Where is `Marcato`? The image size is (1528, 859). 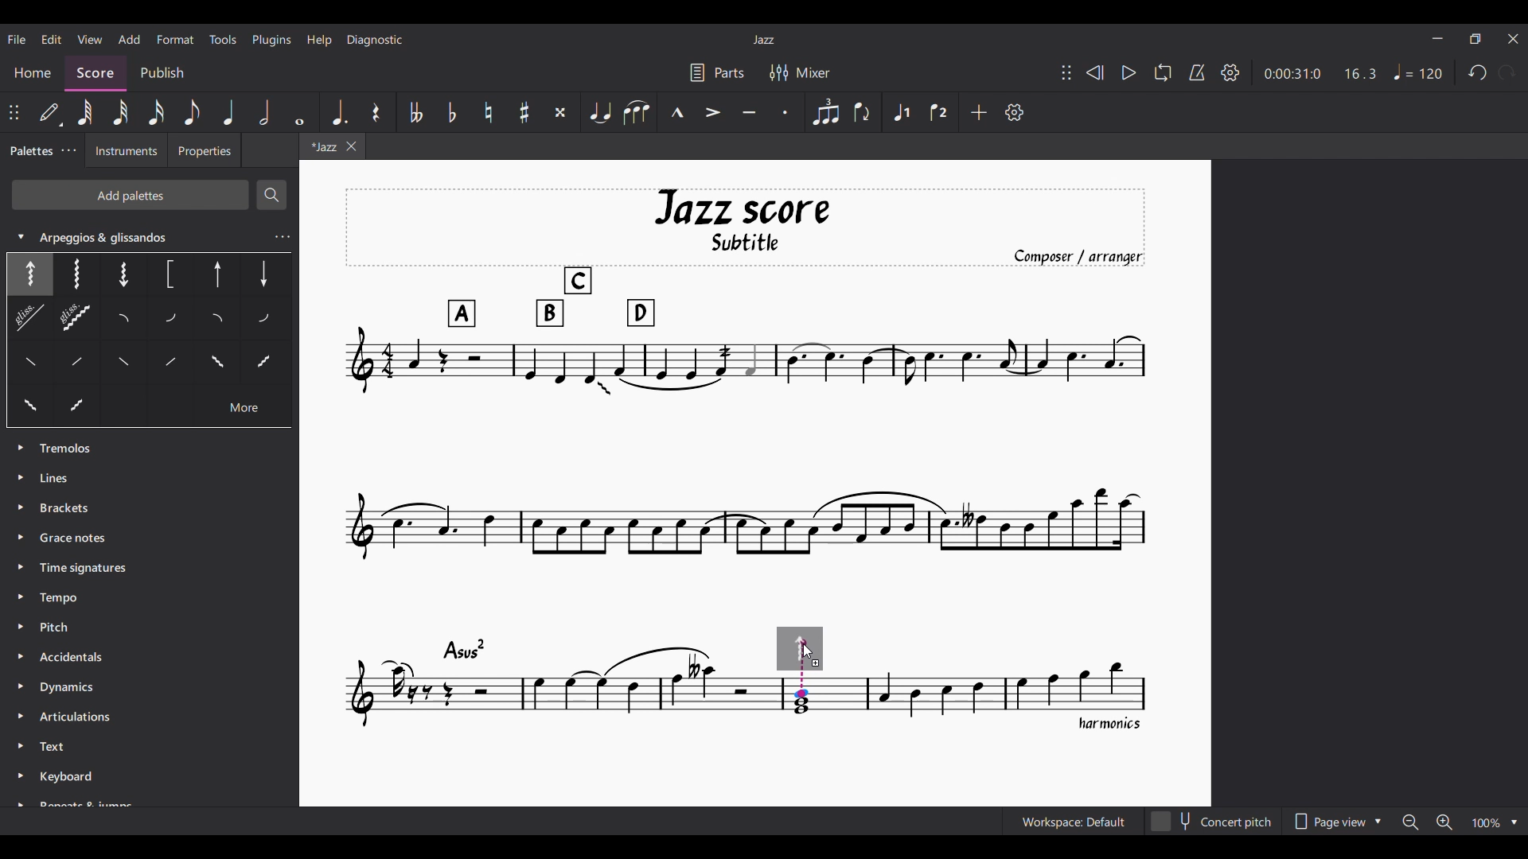 Marcato is located at coordinates (678, 111).